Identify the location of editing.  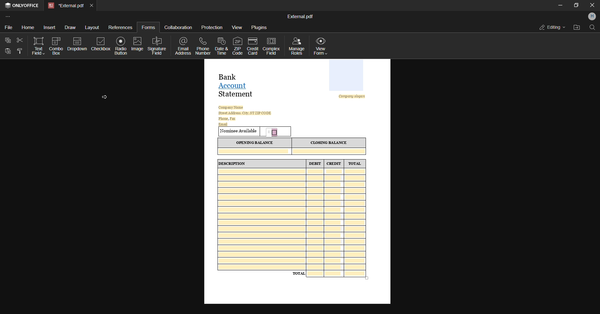
(550, 27).